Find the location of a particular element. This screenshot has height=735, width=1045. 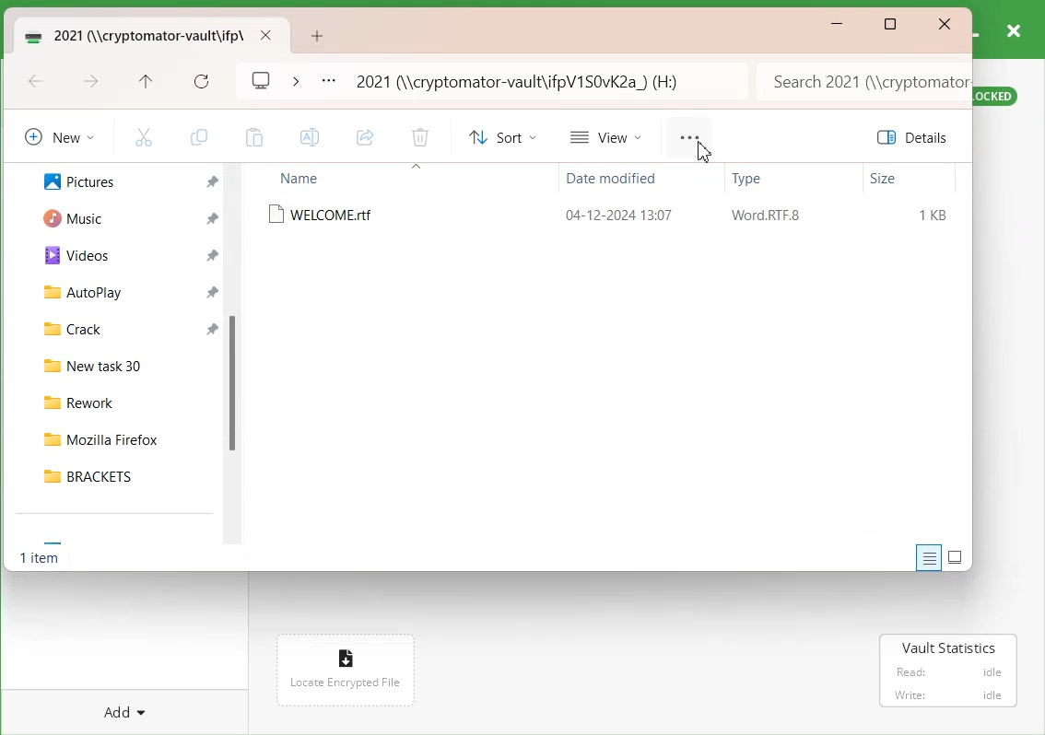

Path Address is located at coordinates (523, 81).